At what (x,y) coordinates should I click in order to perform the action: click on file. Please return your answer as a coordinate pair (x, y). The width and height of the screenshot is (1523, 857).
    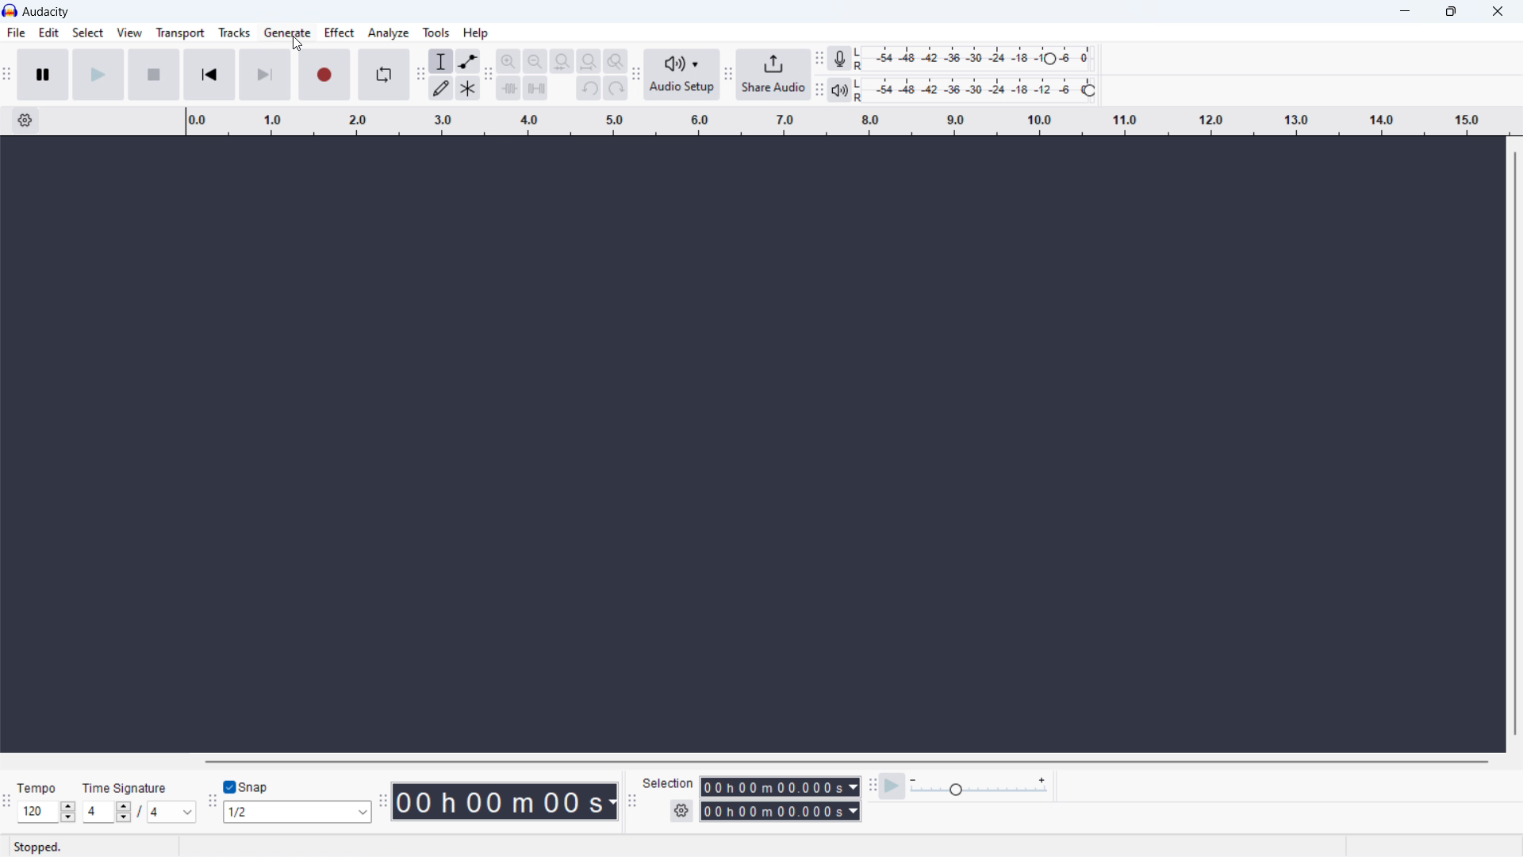
    Looking at the image, I should click on (15, 33).